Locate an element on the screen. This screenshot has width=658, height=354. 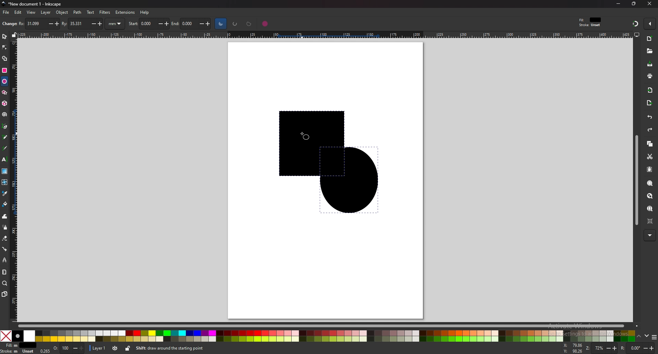
paint bucket is located at coordinates (5, 204).